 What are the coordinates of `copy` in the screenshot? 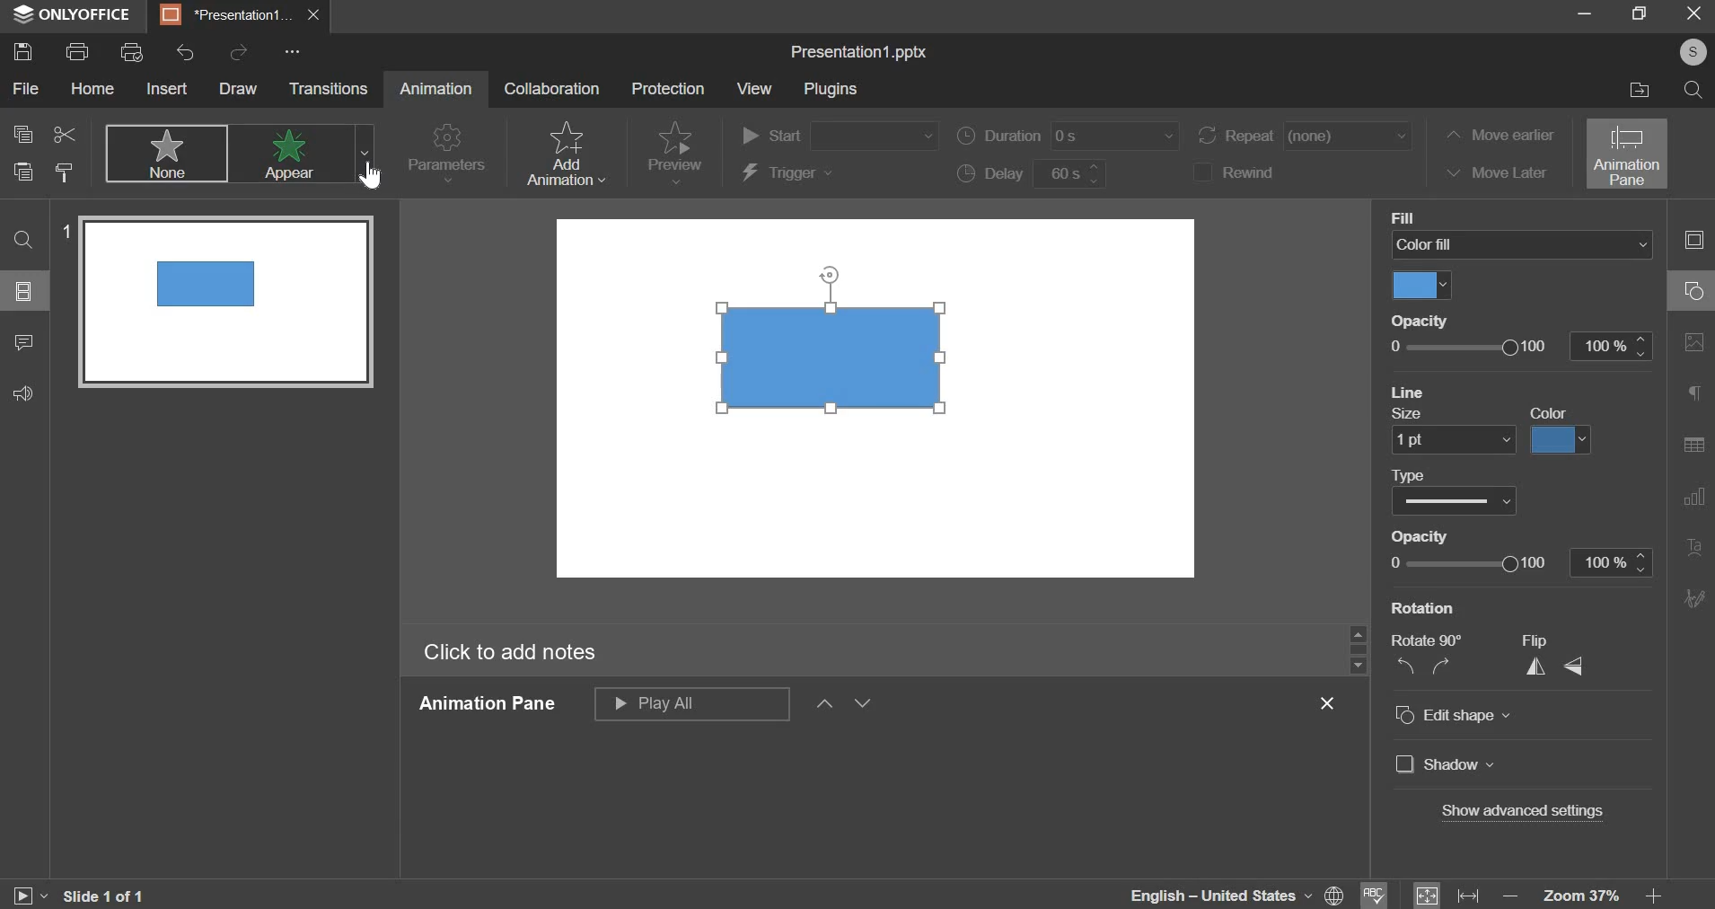 It's located at (21, 135).